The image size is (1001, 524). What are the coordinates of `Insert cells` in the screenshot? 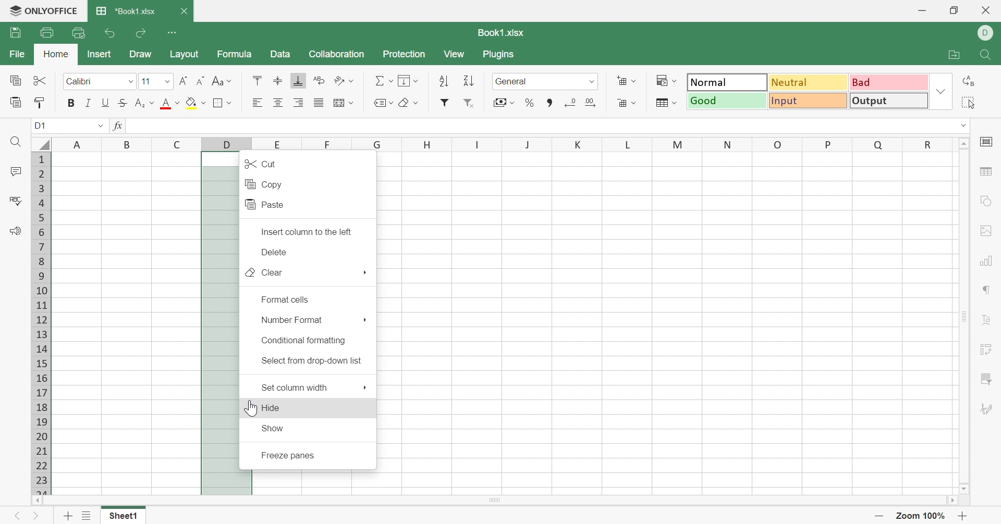 It's located at (621, 79).